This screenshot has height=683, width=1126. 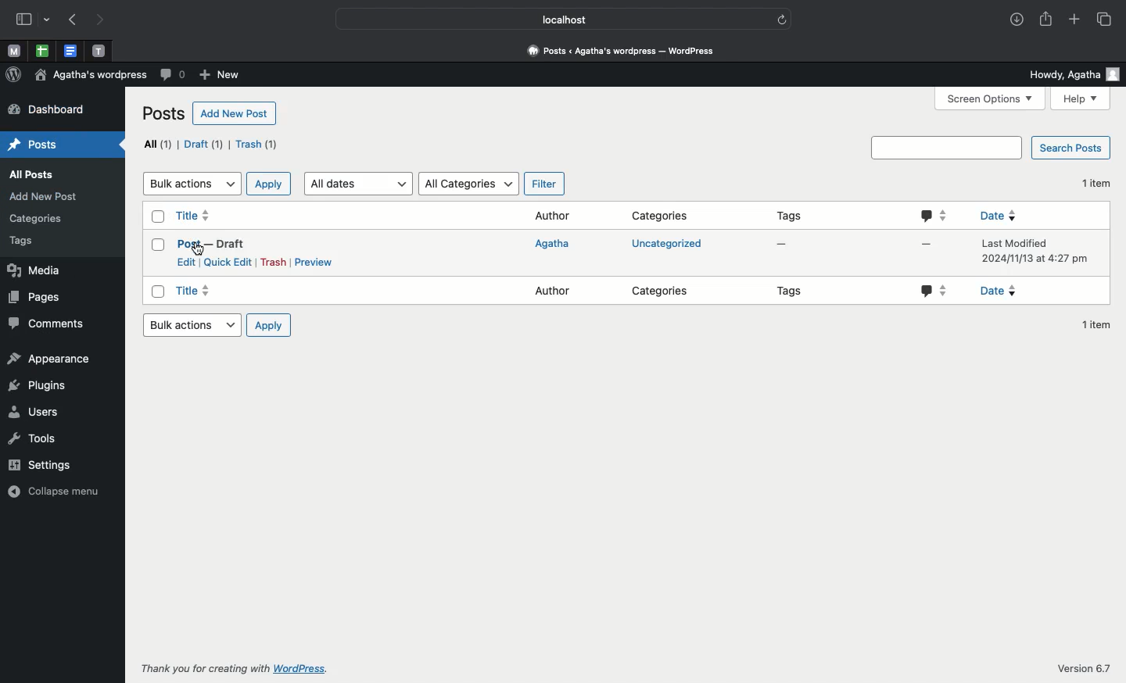 What do you see at coordinates (73, 21) in the screenshot?
I see `Previous page` at bounding box center [73, 21].